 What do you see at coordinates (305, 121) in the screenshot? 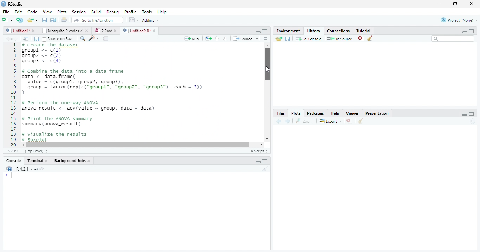
I see `Zoom` at bounding box center [305, 121].